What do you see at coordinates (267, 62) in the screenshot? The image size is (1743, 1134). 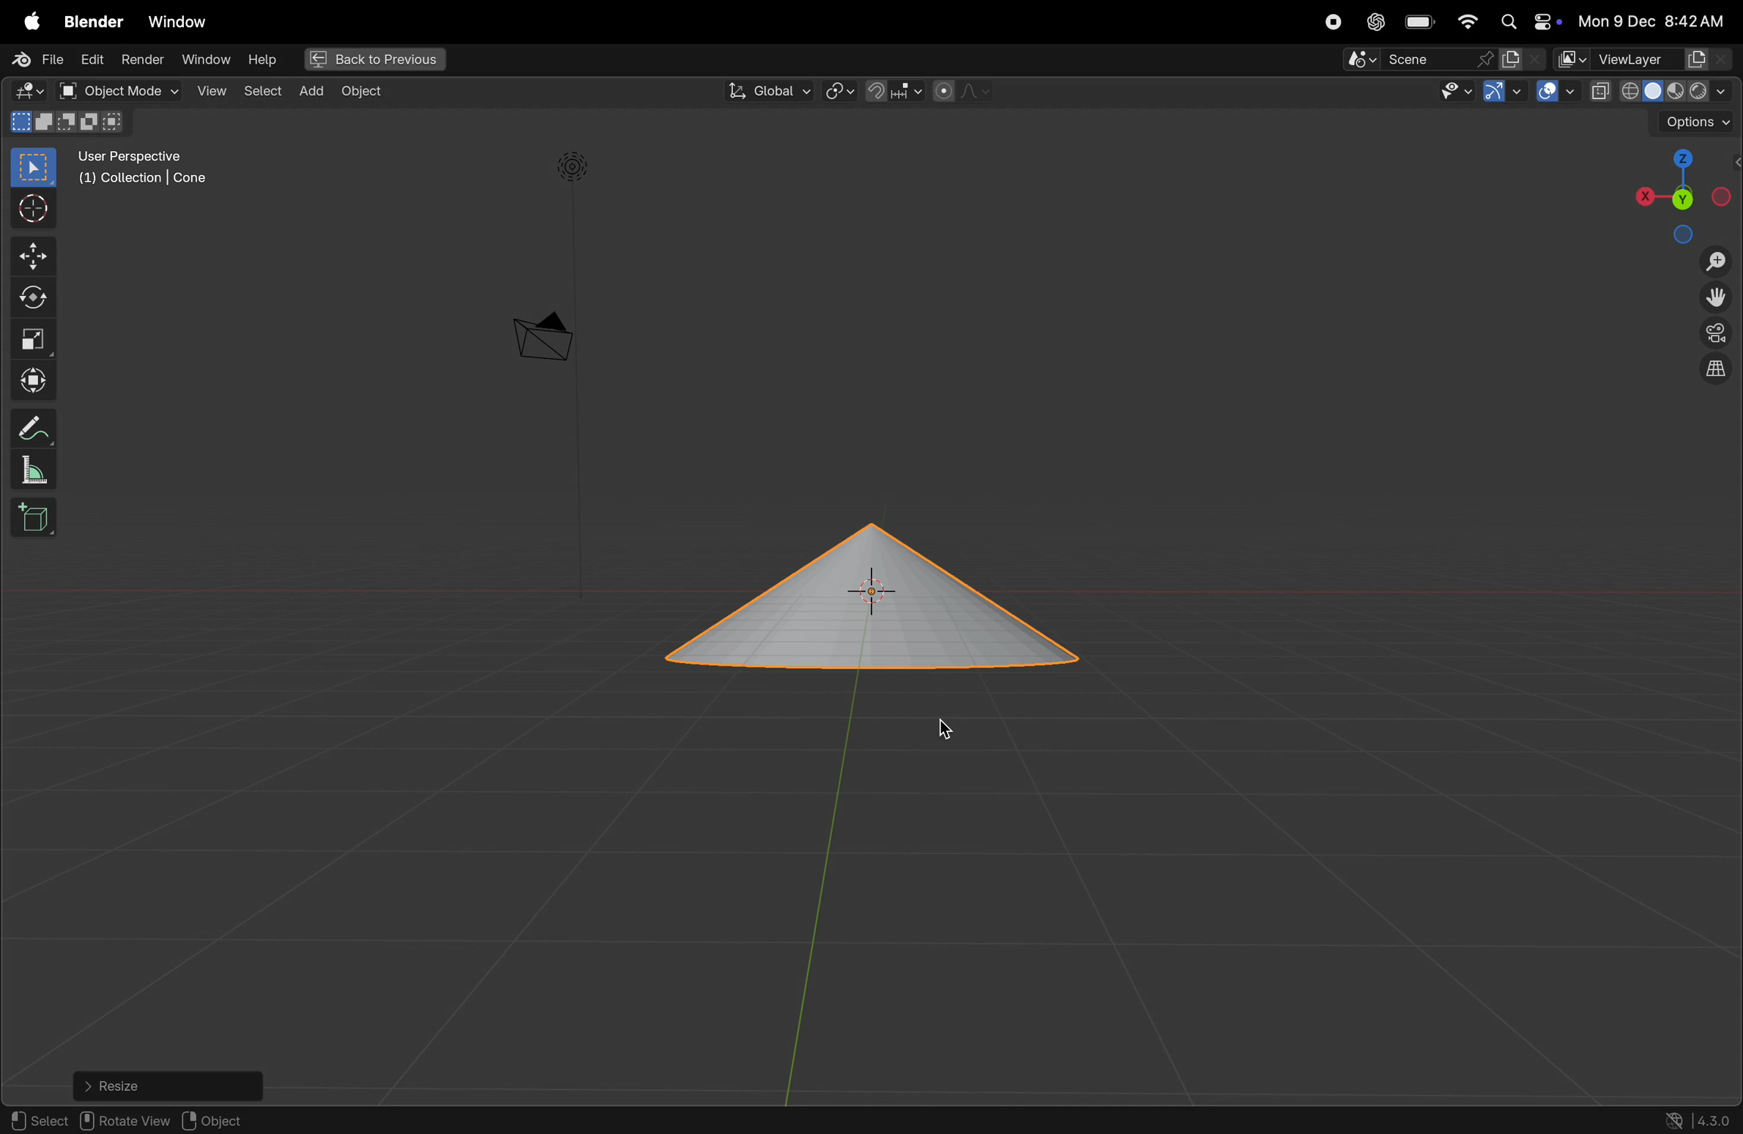 I see `help` at bounding box center [267, 62].